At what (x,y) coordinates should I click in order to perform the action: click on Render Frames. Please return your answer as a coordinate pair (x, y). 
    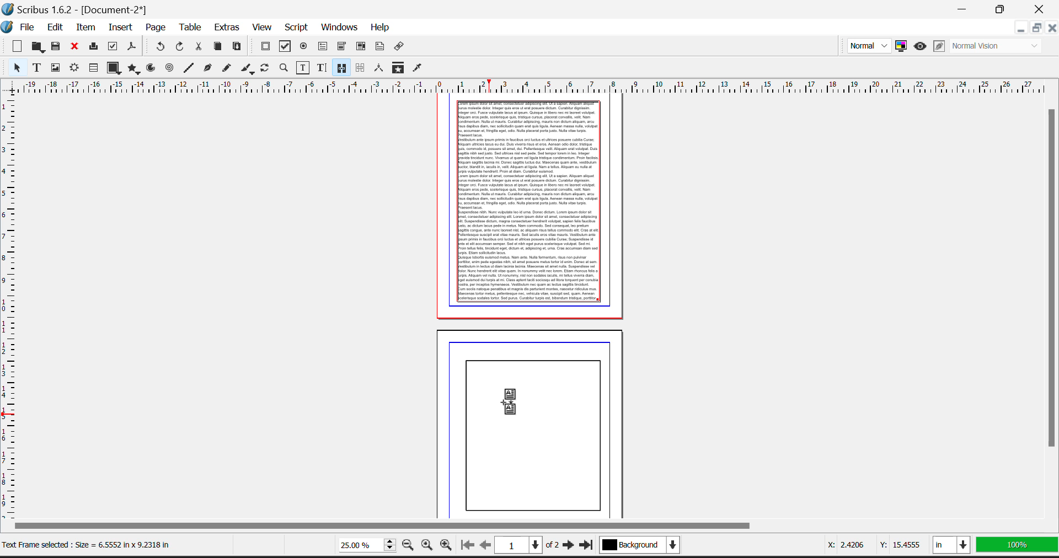
    Looking at the image, I should click on (76, 68).